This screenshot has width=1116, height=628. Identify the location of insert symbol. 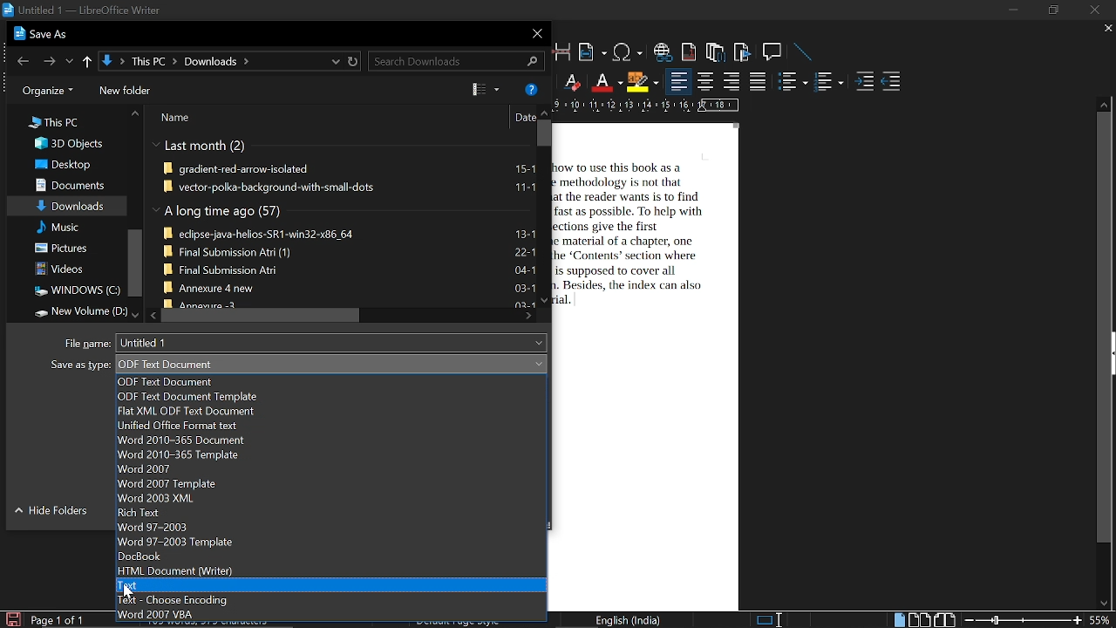
(629, 52).